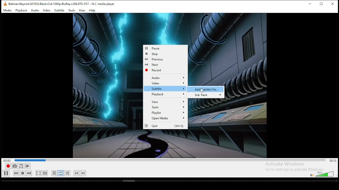 Image resolution: width=339 pixels, height=190 pixels. I want to click on previous chapter, so click(77, 173).